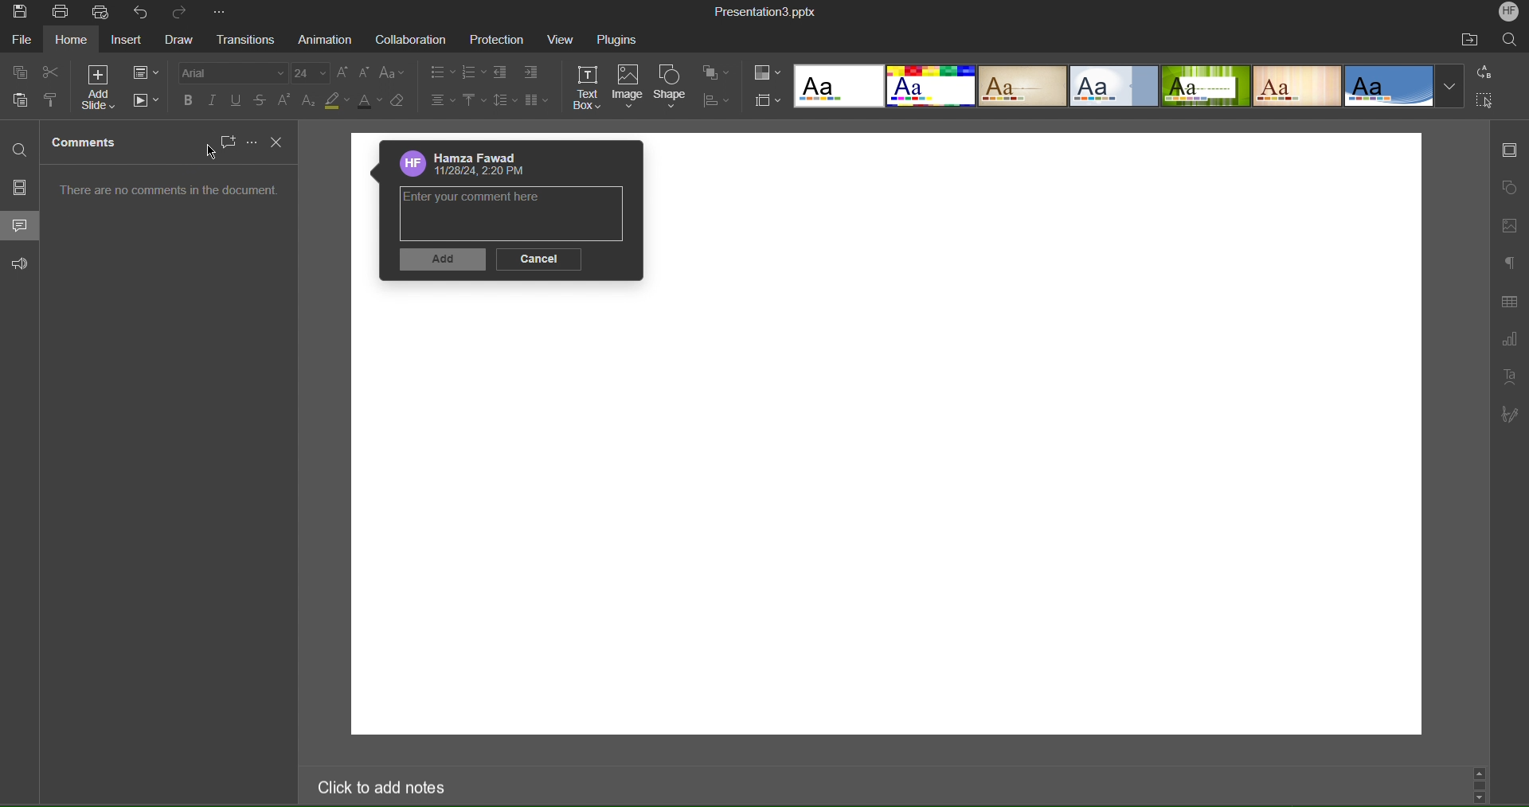 The height and width of the screenshot is (807, 1529). What do you see at coordinates (22, 264) in the screenshot?
I see `Feedback and Support` at bounding box center [22, 264].